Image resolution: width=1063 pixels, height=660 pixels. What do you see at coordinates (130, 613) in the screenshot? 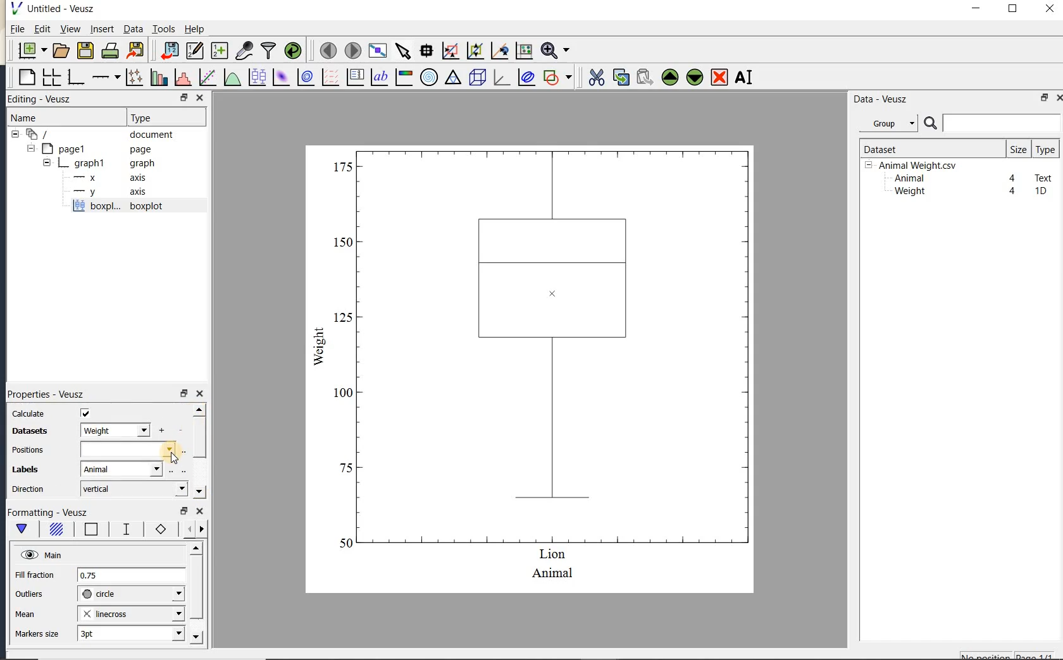
I see `linecross` at bounding box center [130, 613].